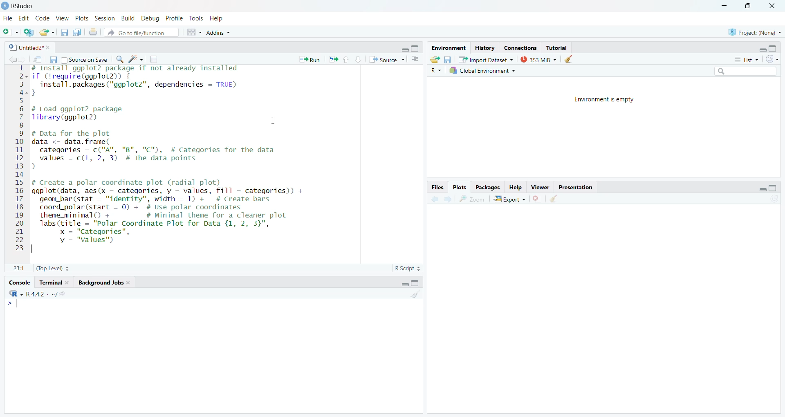 The image size is (785, 417). Describe the element at coordinates (40, 295) in the screenshot. I see `‘R-R442. ~/` at that location.